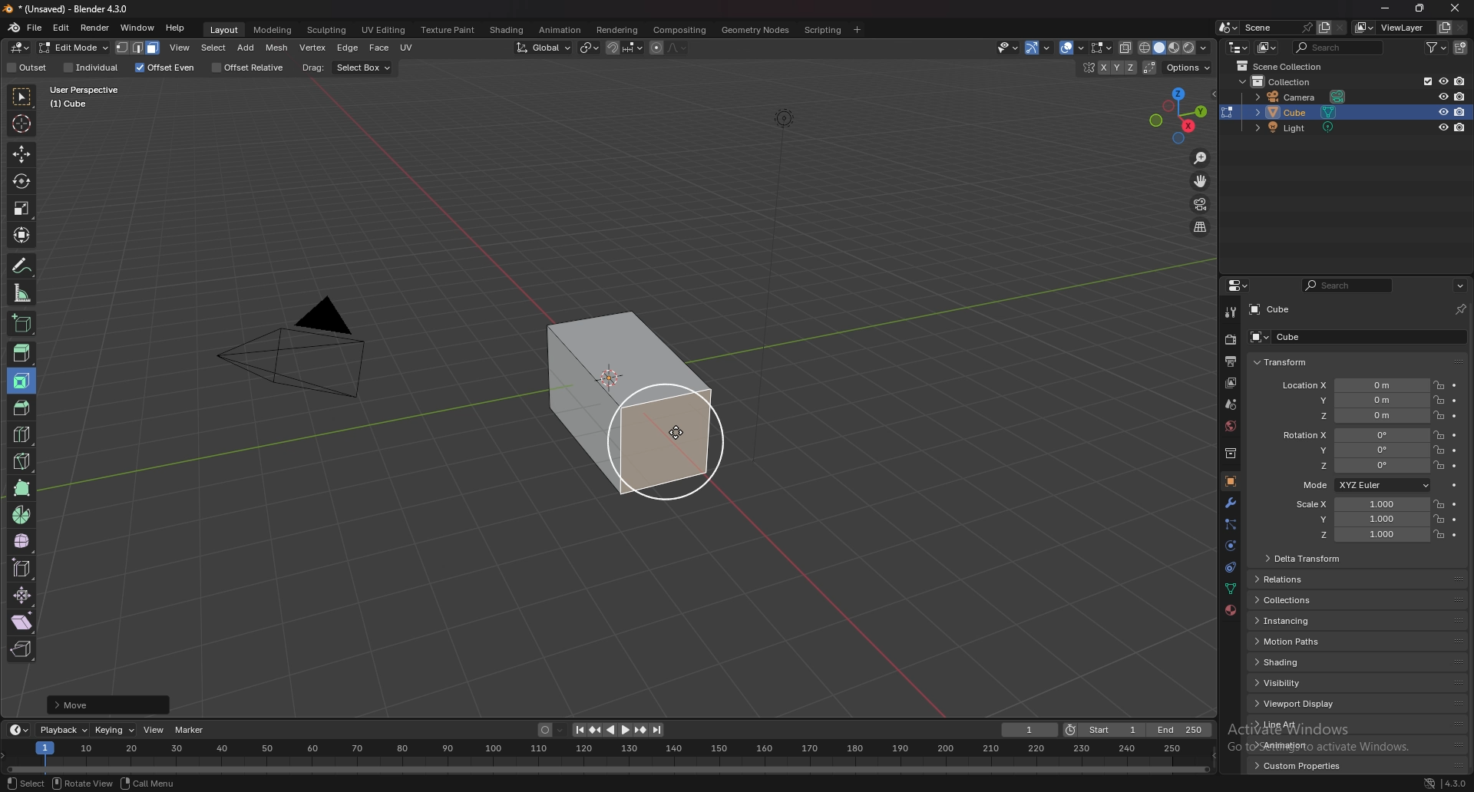 Image resolution: width=1474 pixels, height=792 pixels. Describe the element at coordinates (857, 30) in the screenshot. I see `add workspace` at that location.